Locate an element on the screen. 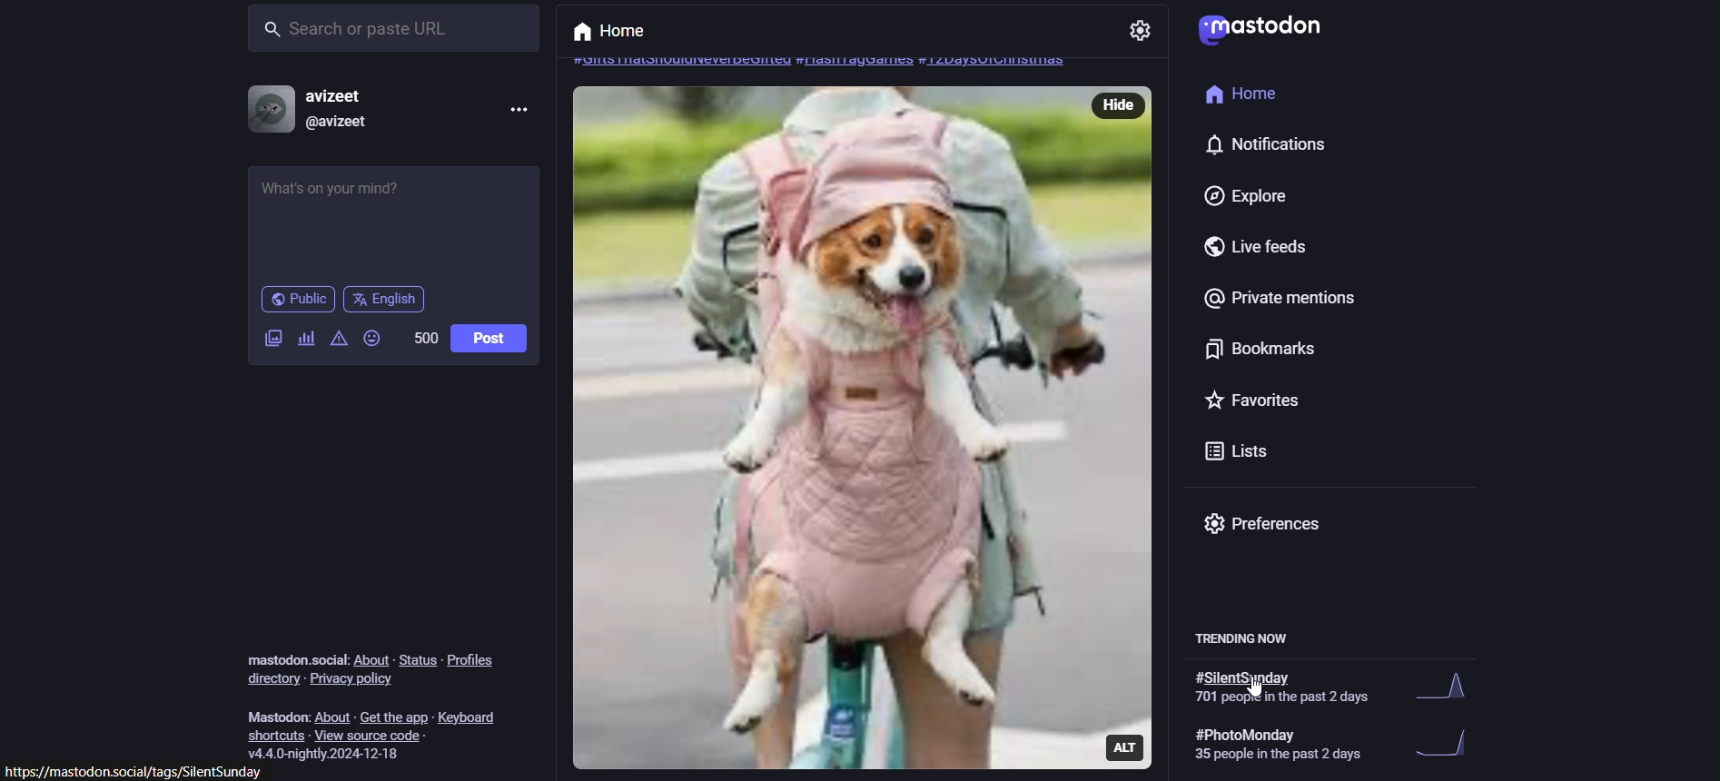  Mastodon is located at coordinates (1258, 28).